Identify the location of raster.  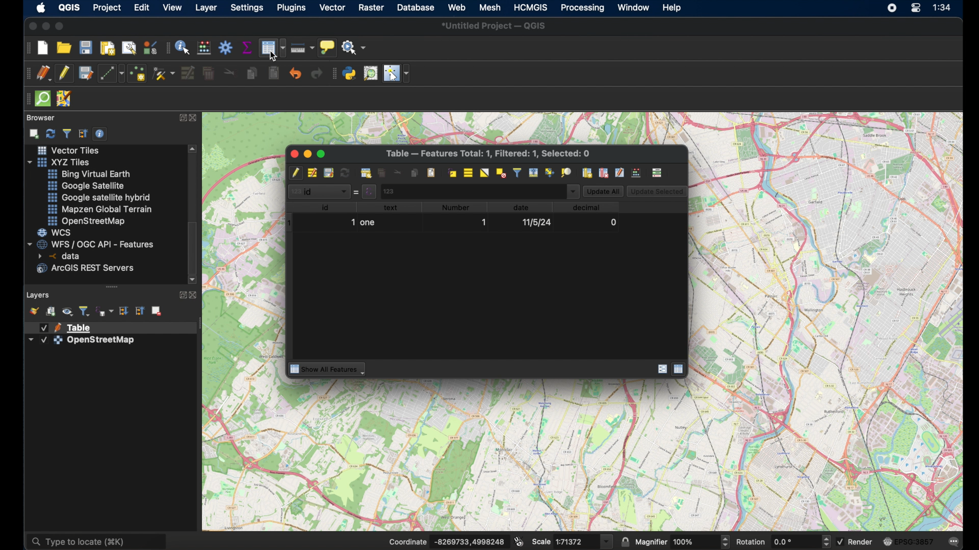
(371, 8).